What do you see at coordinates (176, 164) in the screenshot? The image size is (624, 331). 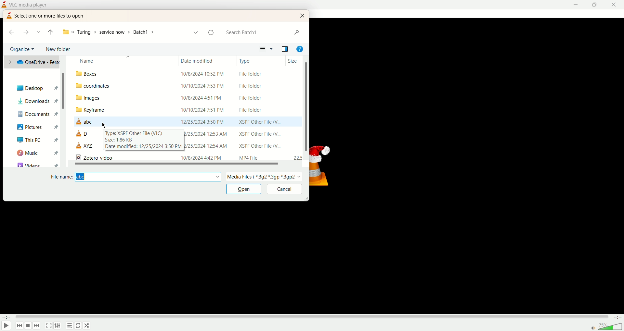 I see `horizontal scroll bar` at bounding box center [176, 164].